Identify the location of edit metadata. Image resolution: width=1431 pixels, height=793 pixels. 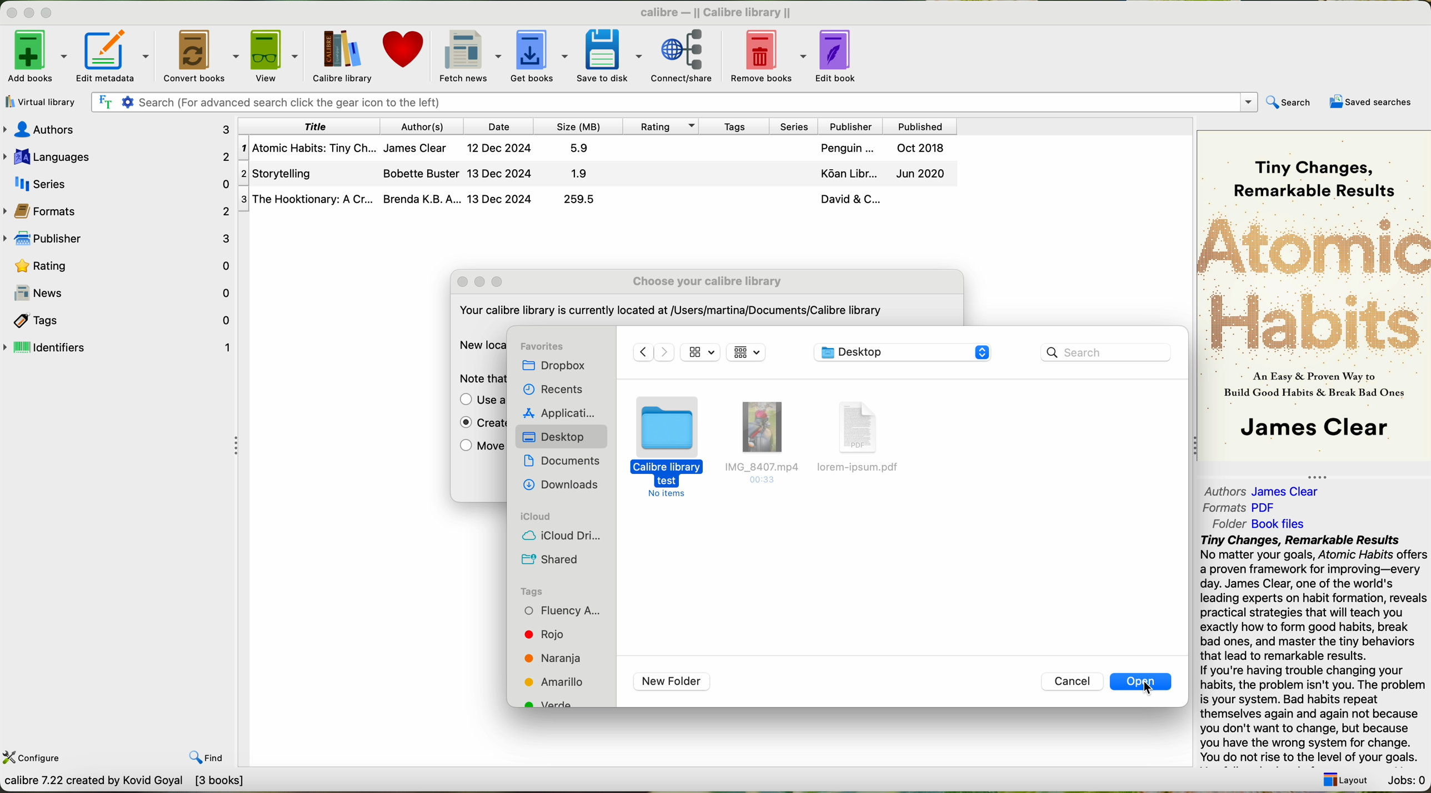
(117, 56).